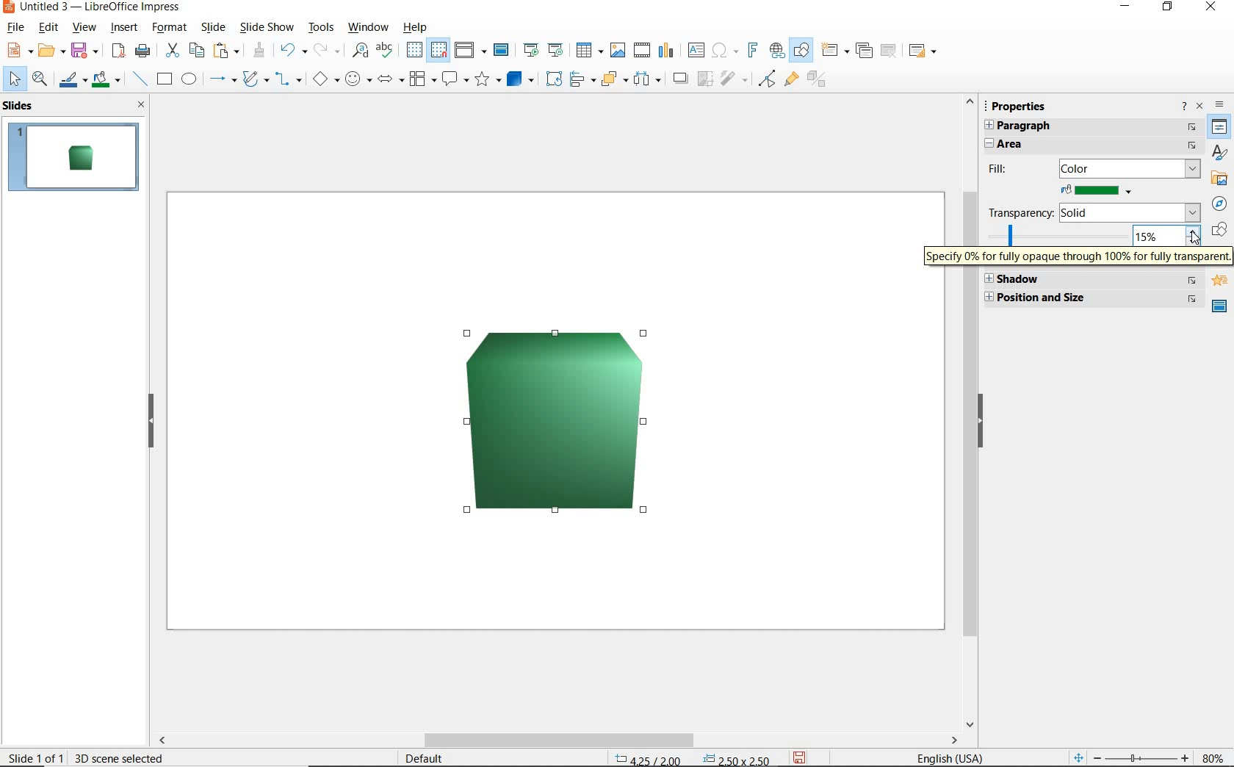  What do you see at coordinates (142, 106) in the screenshot?
I see `CLOSE` at bounding box center [142, 106].